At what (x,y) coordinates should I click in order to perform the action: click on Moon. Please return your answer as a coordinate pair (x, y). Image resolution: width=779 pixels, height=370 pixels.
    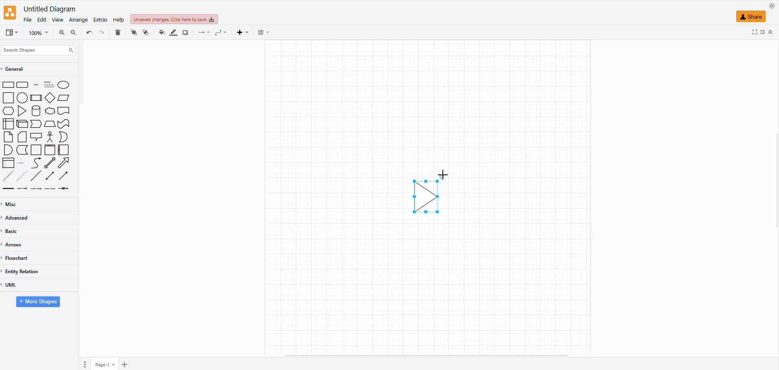
    Looking at the image, I should click on (63, 137).